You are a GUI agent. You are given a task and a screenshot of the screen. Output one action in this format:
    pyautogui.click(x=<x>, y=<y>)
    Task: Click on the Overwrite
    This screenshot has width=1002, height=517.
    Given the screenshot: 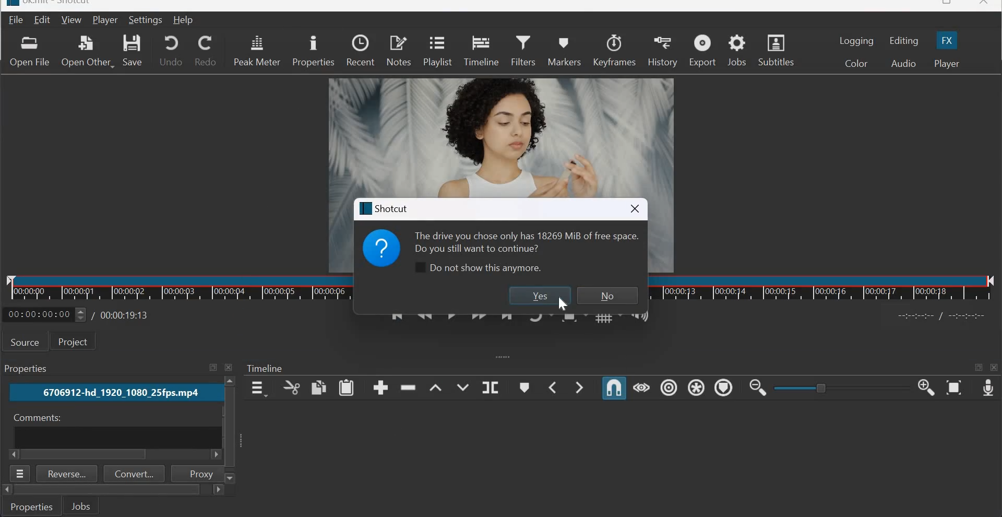 What is the action you would take?
    pyautogui.click(x=462, y=385)
    